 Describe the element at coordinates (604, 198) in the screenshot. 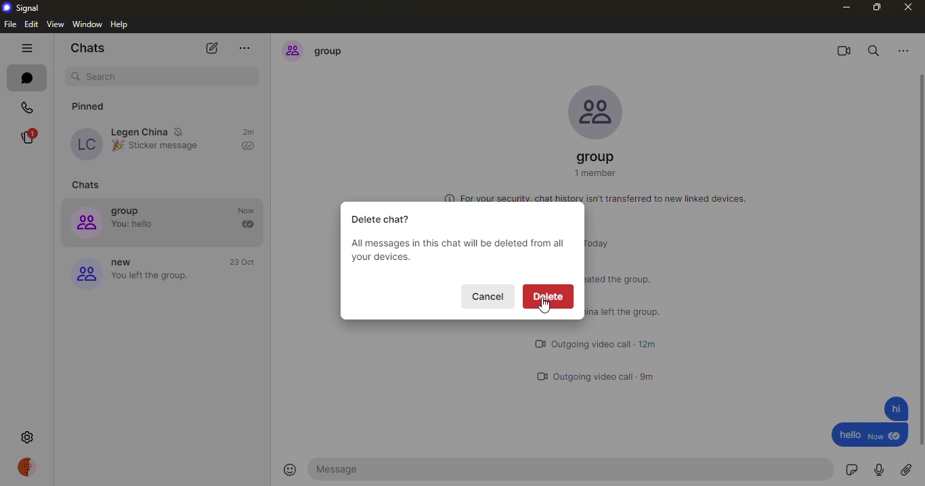

I see `For your security, chat history isn't transferred to new linked devices.` at that location.